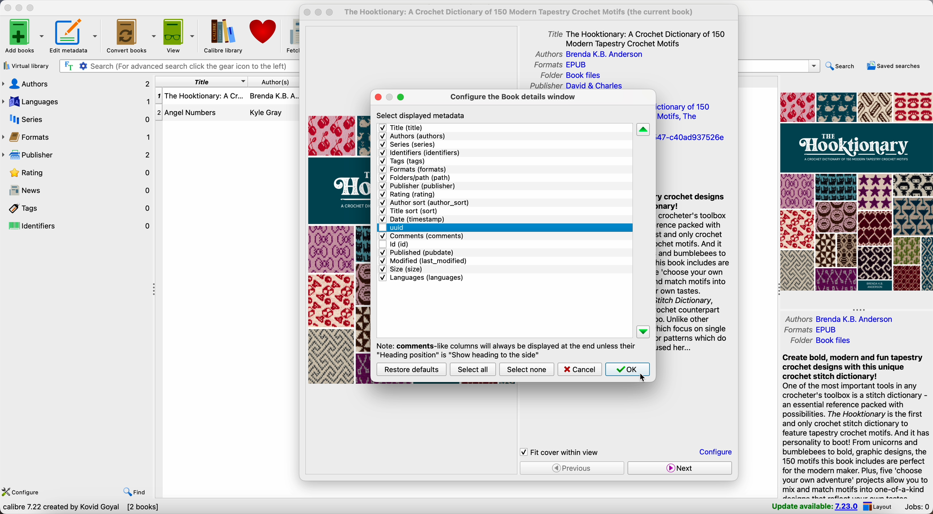 This screenshot has width=933, height=514. Describe the element at coordinates (228, 98) in the screenshot. I see `The Hooktionary book details` at that location.